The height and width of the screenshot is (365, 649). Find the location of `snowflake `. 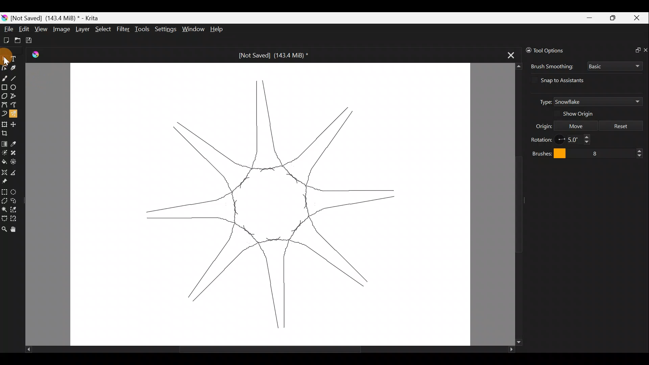

snowflake  is located at coordinates (273, 204).